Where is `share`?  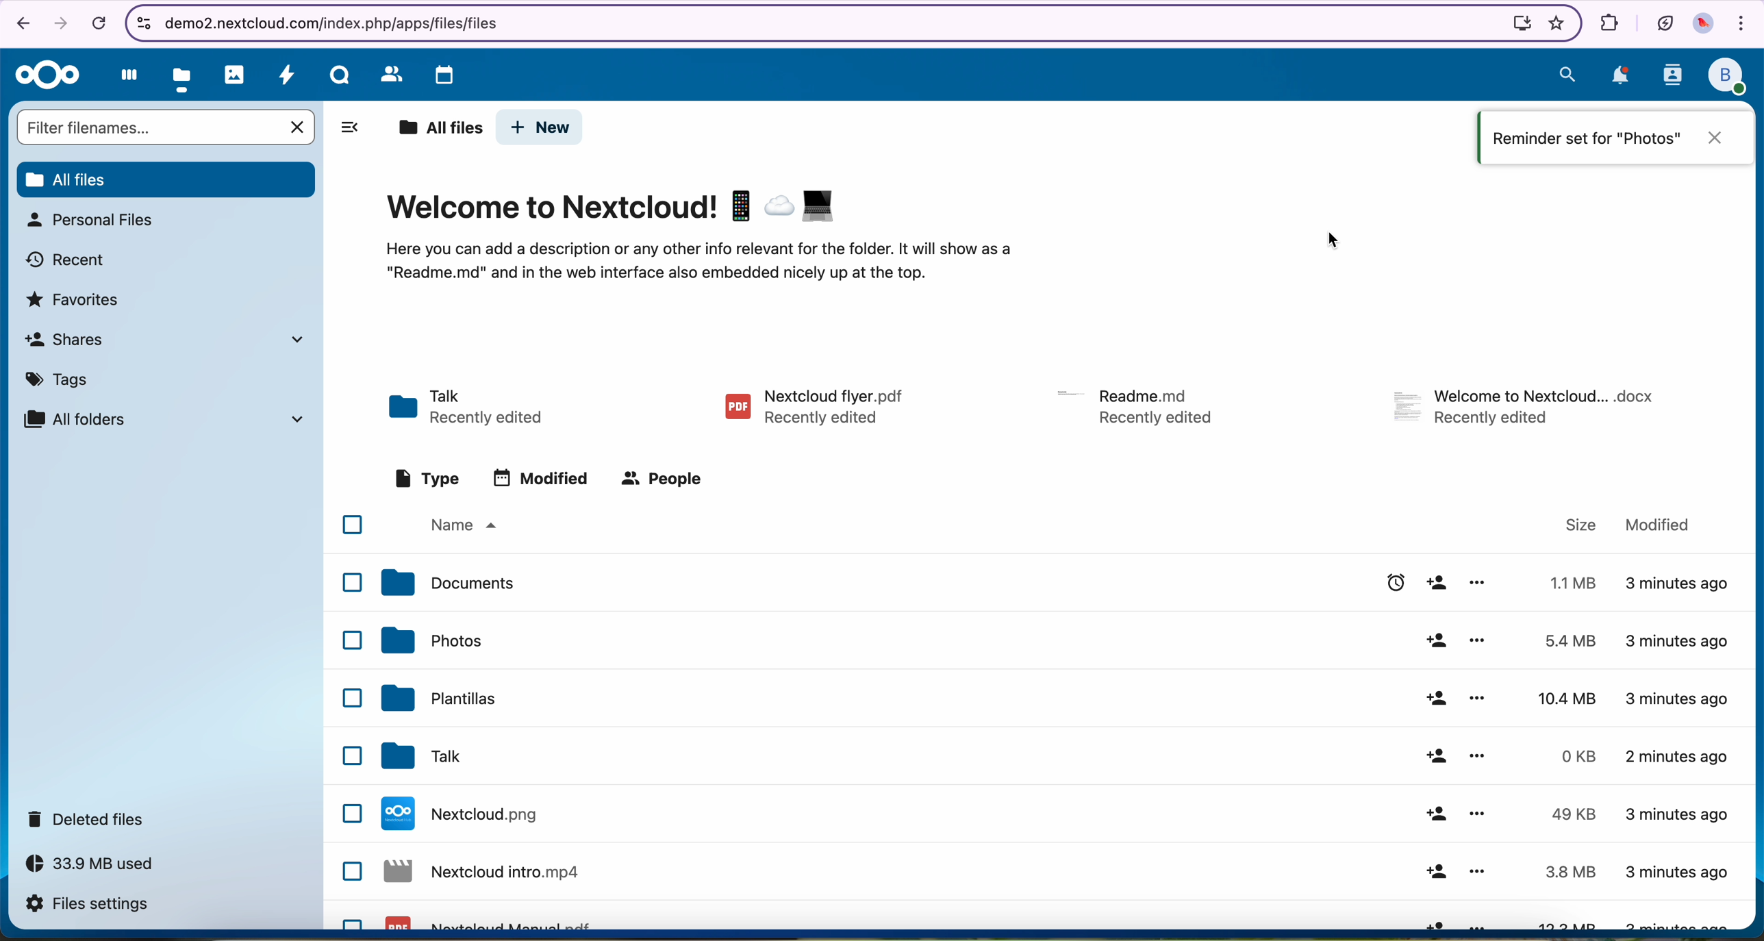 share is located at coordinates (1433, 814).